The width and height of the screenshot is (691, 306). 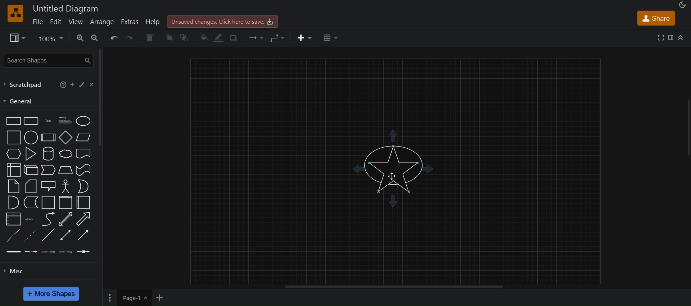 I want to click on circle, so click(x=31, y=138).